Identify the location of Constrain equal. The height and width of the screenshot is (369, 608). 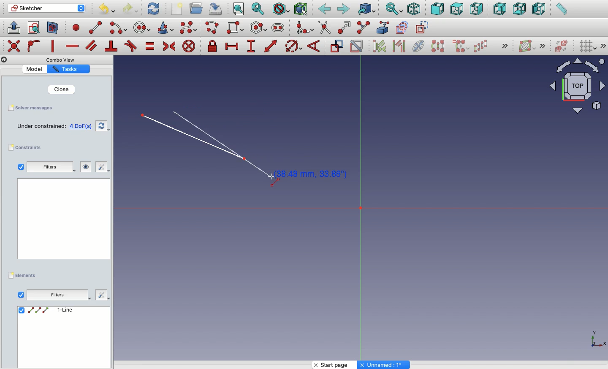
(150, 48).